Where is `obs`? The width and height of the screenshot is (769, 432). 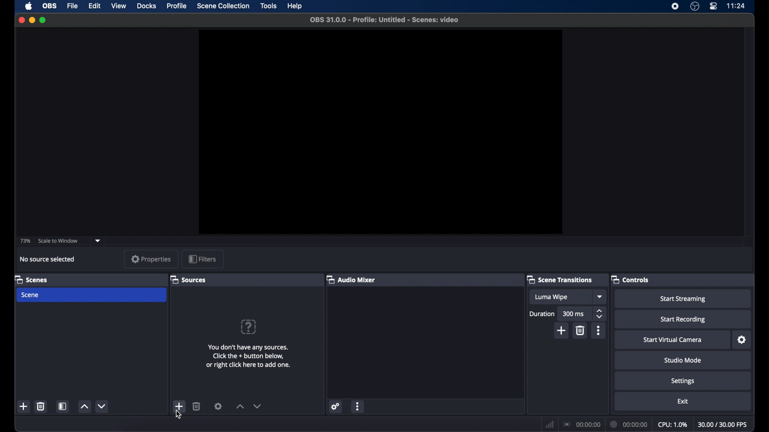
obs is located at coordinates (50, 6).